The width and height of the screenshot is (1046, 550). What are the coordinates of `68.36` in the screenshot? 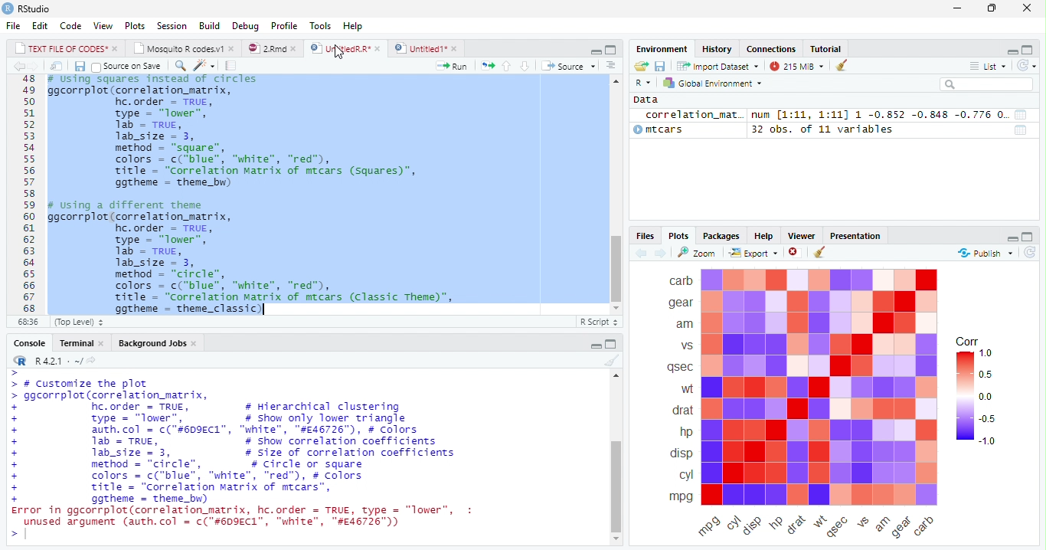 It's located at (26, 322).